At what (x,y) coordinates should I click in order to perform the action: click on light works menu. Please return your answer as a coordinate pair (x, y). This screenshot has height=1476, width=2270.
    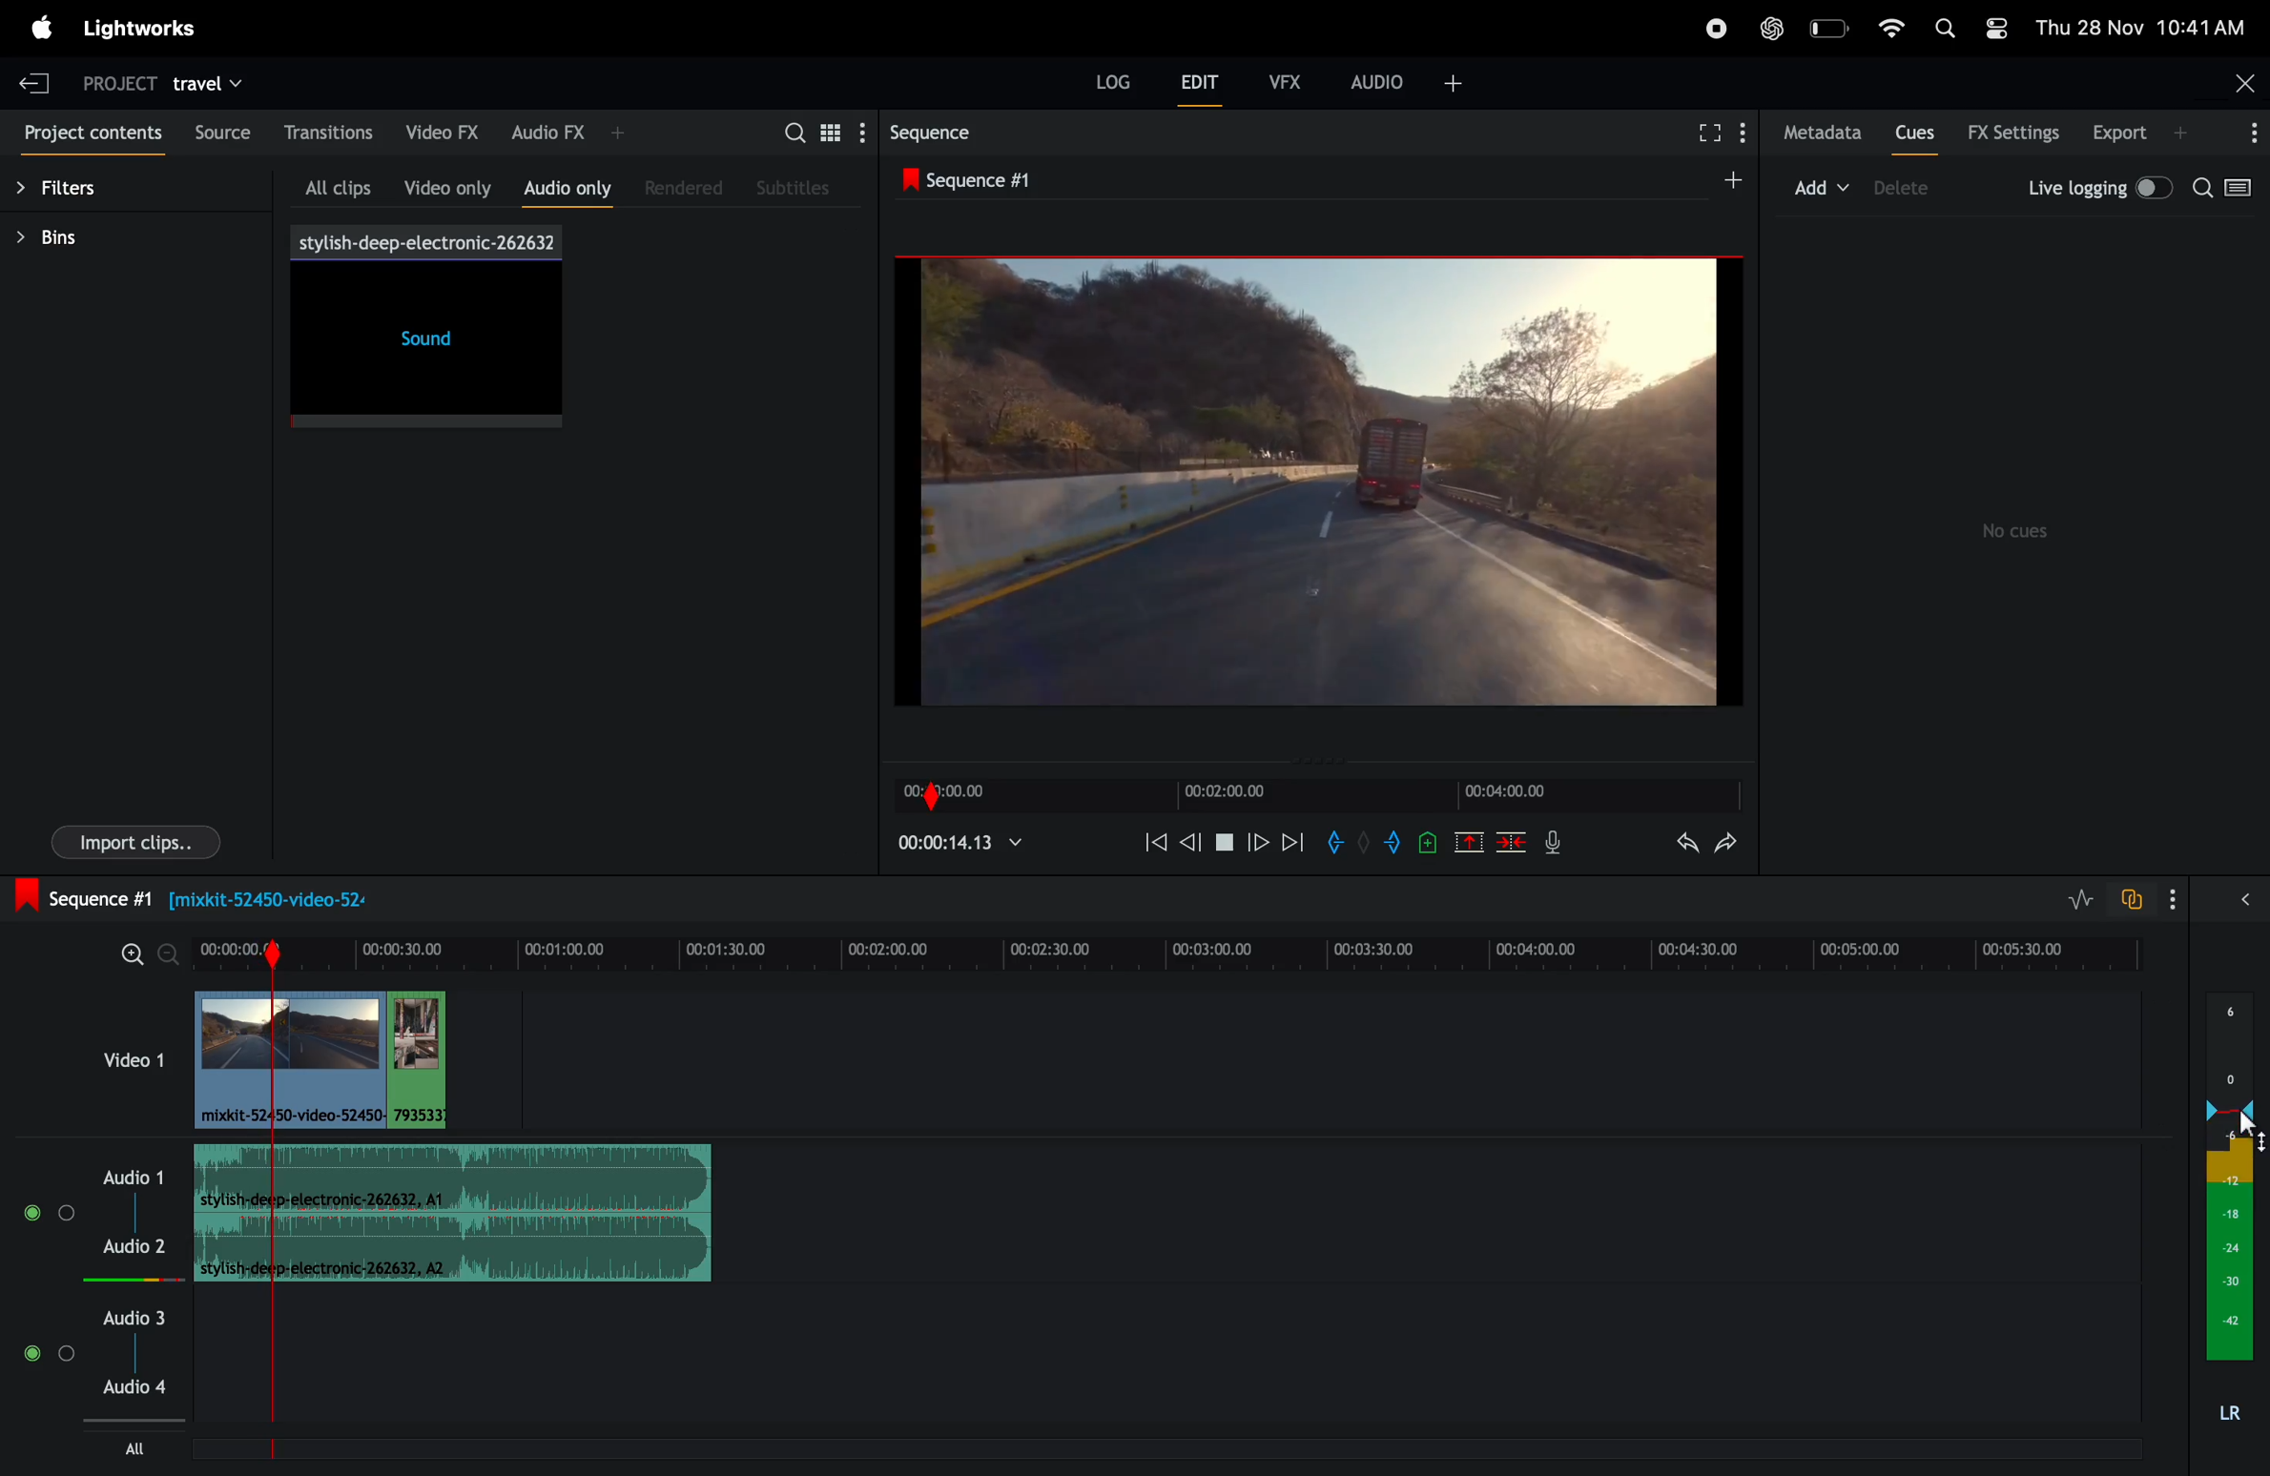
    Looking at the image, I should click on (144, 31).